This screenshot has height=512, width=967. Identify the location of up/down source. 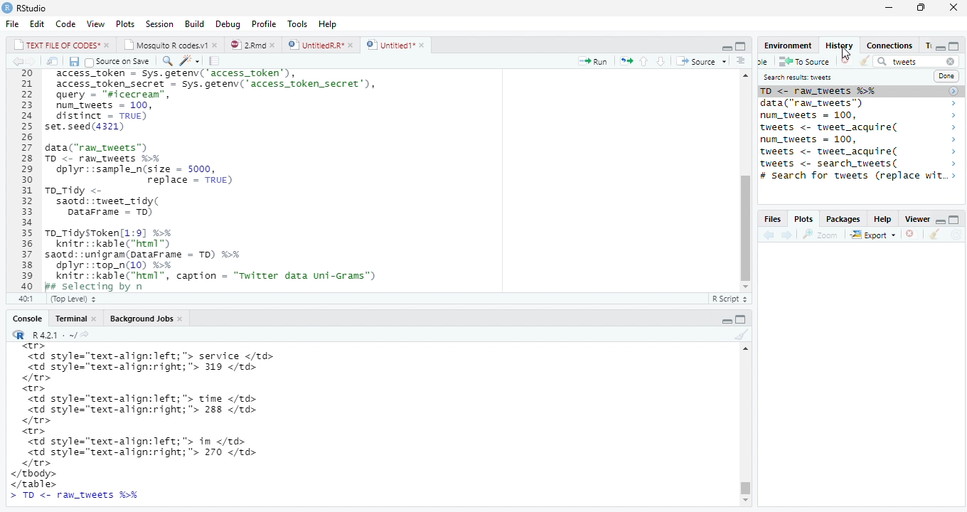
(661, 60).